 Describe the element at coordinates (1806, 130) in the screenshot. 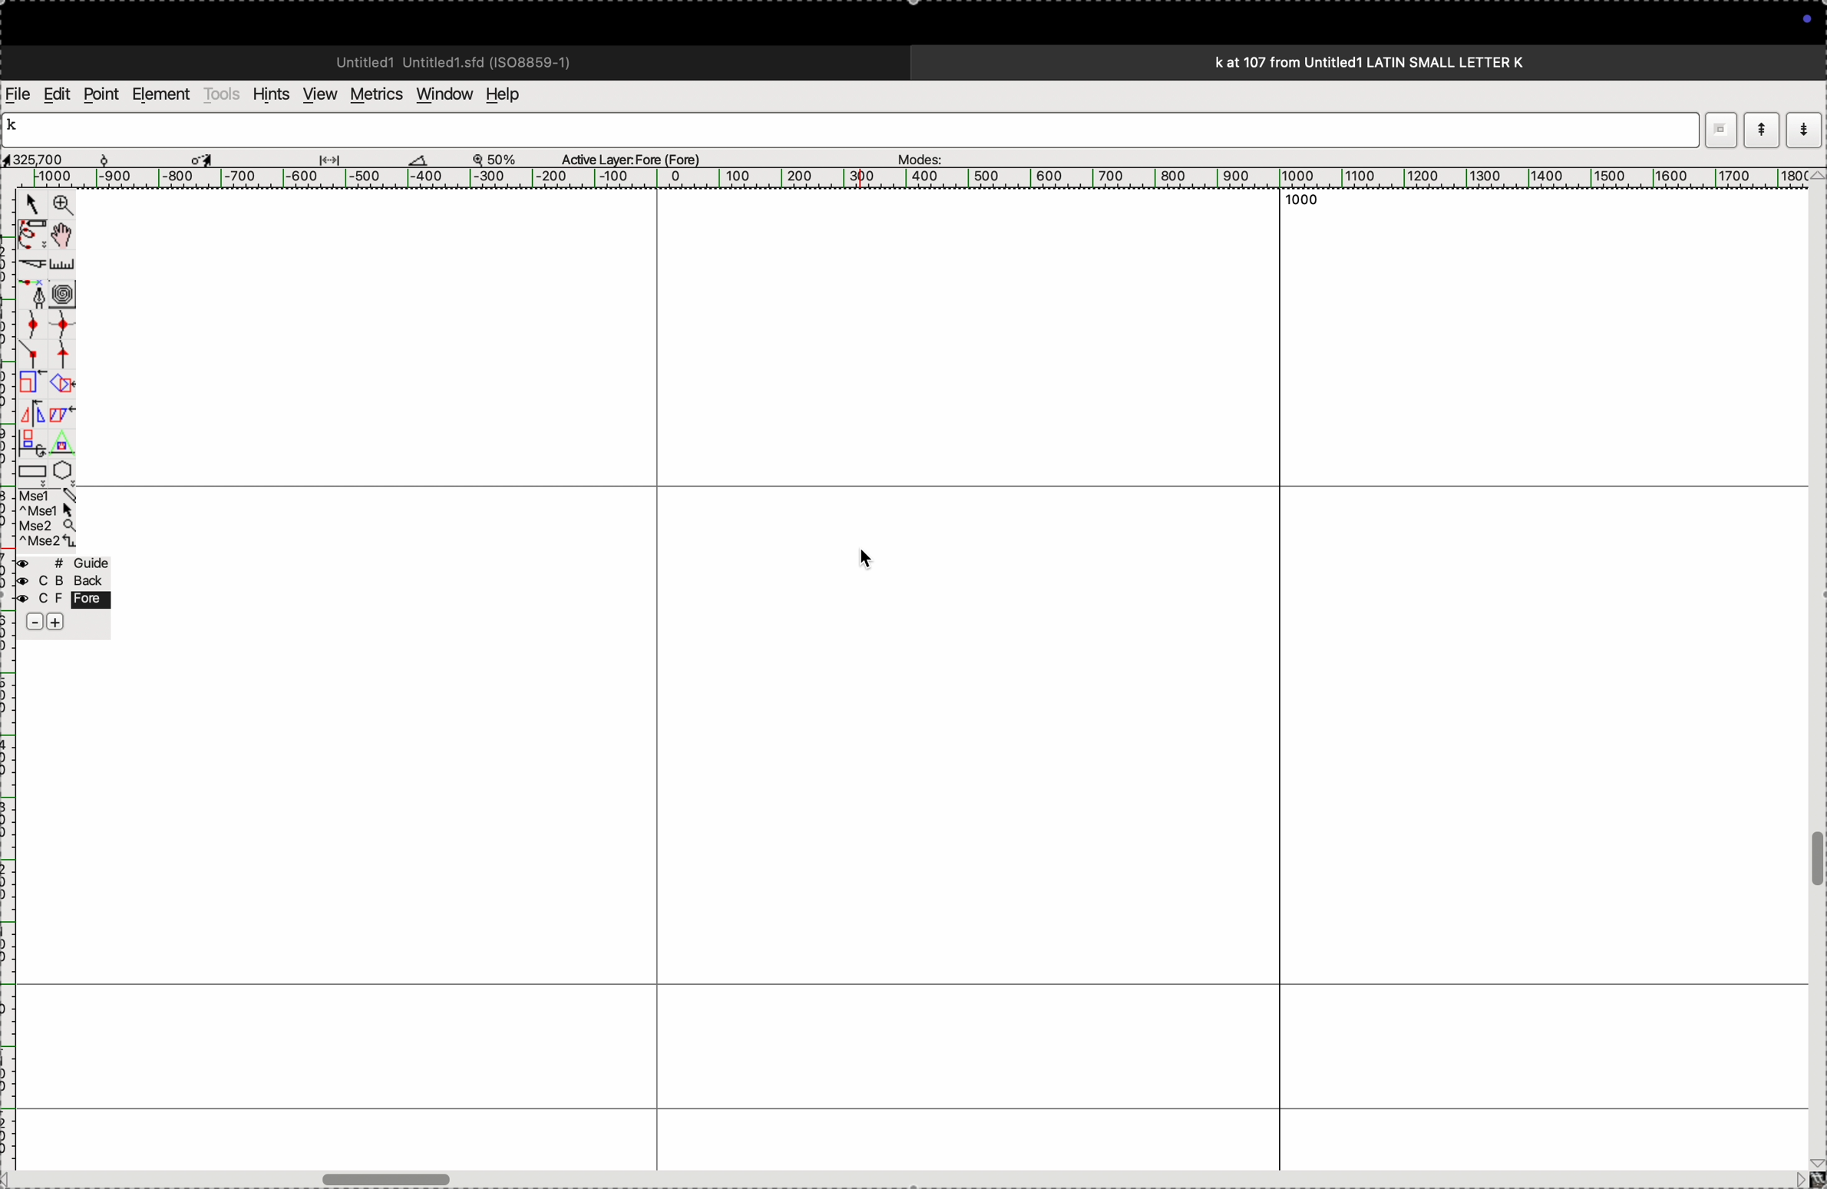

I see `mode down` at that location.